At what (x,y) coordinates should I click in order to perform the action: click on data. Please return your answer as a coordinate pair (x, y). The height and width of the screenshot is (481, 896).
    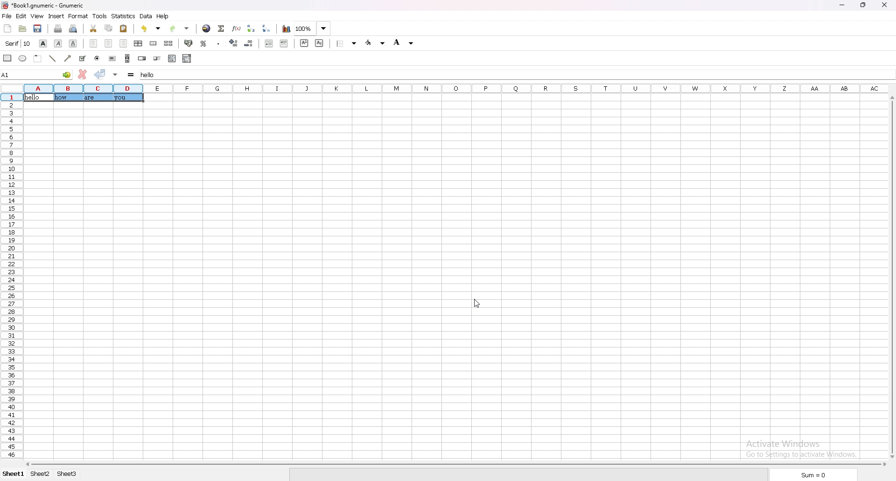
    Looking at the image, I should click on (146, 16).